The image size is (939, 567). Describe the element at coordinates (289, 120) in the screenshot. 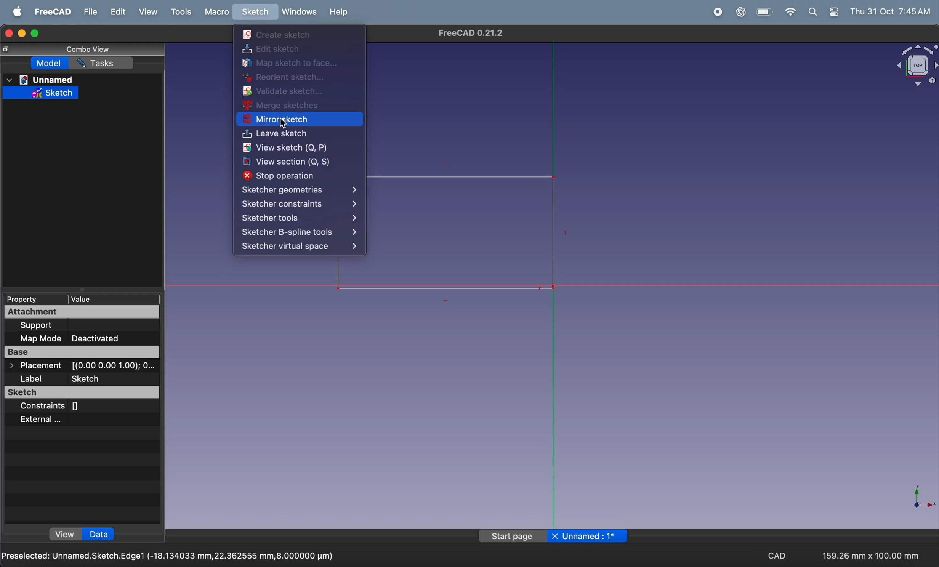

I see `mirror sketch` at that location.